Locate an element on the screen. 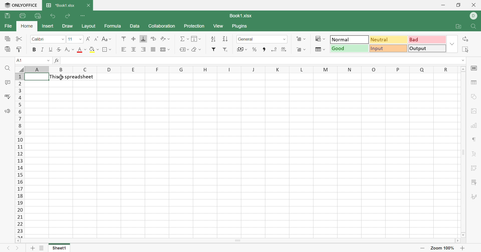 The width and height of the screenshot is (481, 252). Drop Down is located at coordinates (169, 39).